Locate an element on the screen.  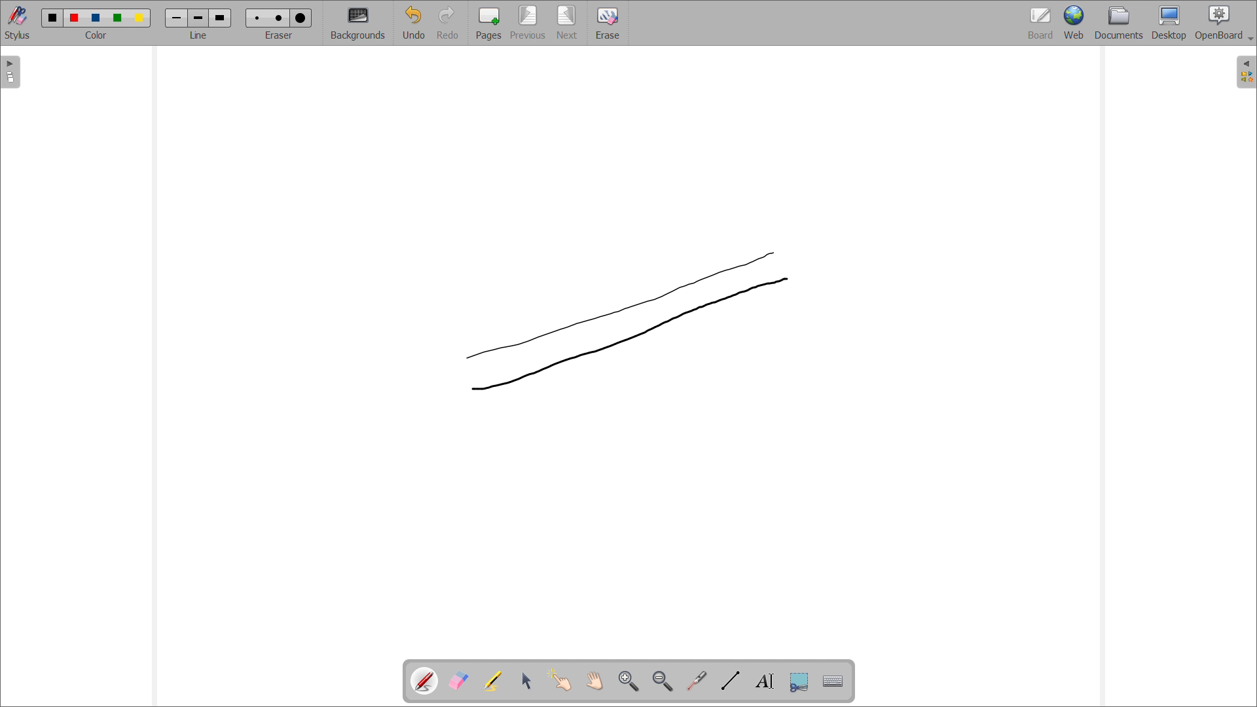
draw text is located at coordinates (766, 681).